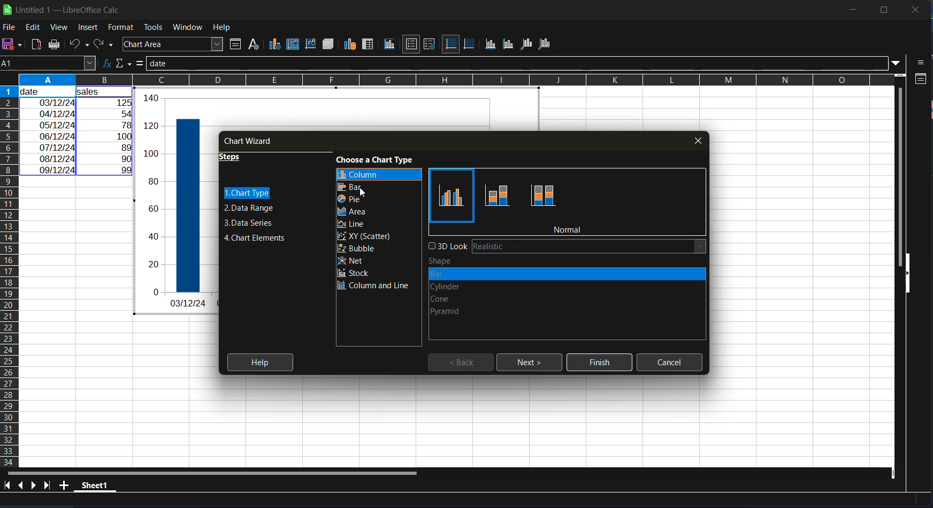 Image resolution: width=933 pixels, height=508 pixels. Describe the element at coordinates (235, 159) in the screenshot. I see `steps` at that location.